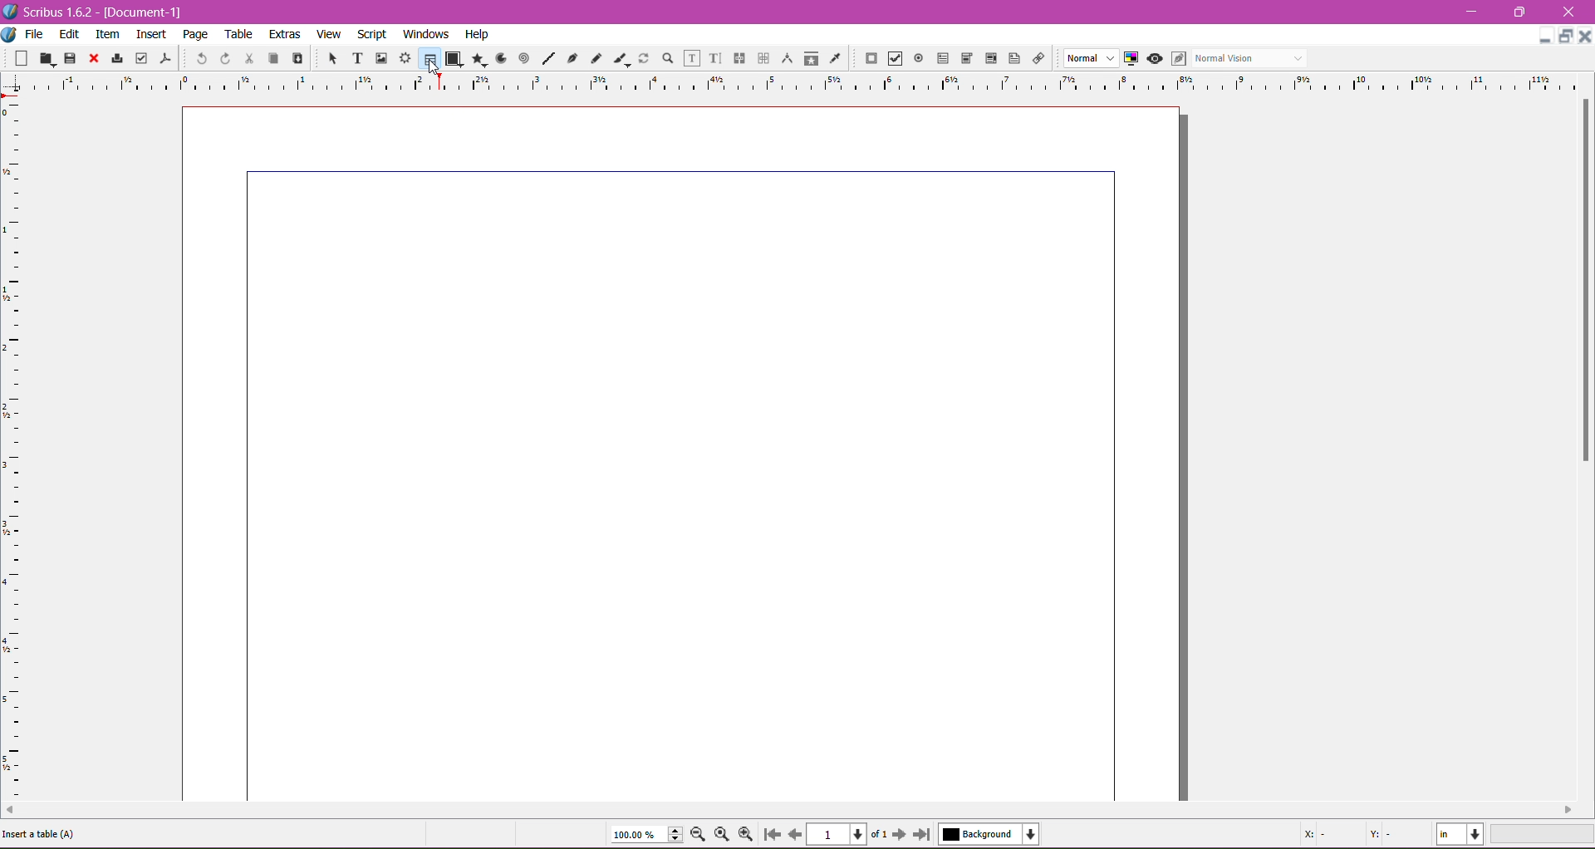  What do you see at coordinates (738, 58) in the screenshot?
I see `Link Text Frames` at bounding box center [738, 58].